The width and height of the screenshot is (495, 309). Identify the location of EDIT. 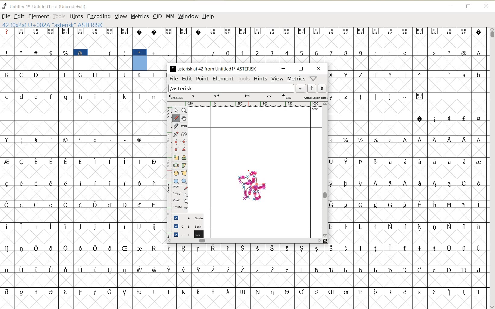
(186, 79).